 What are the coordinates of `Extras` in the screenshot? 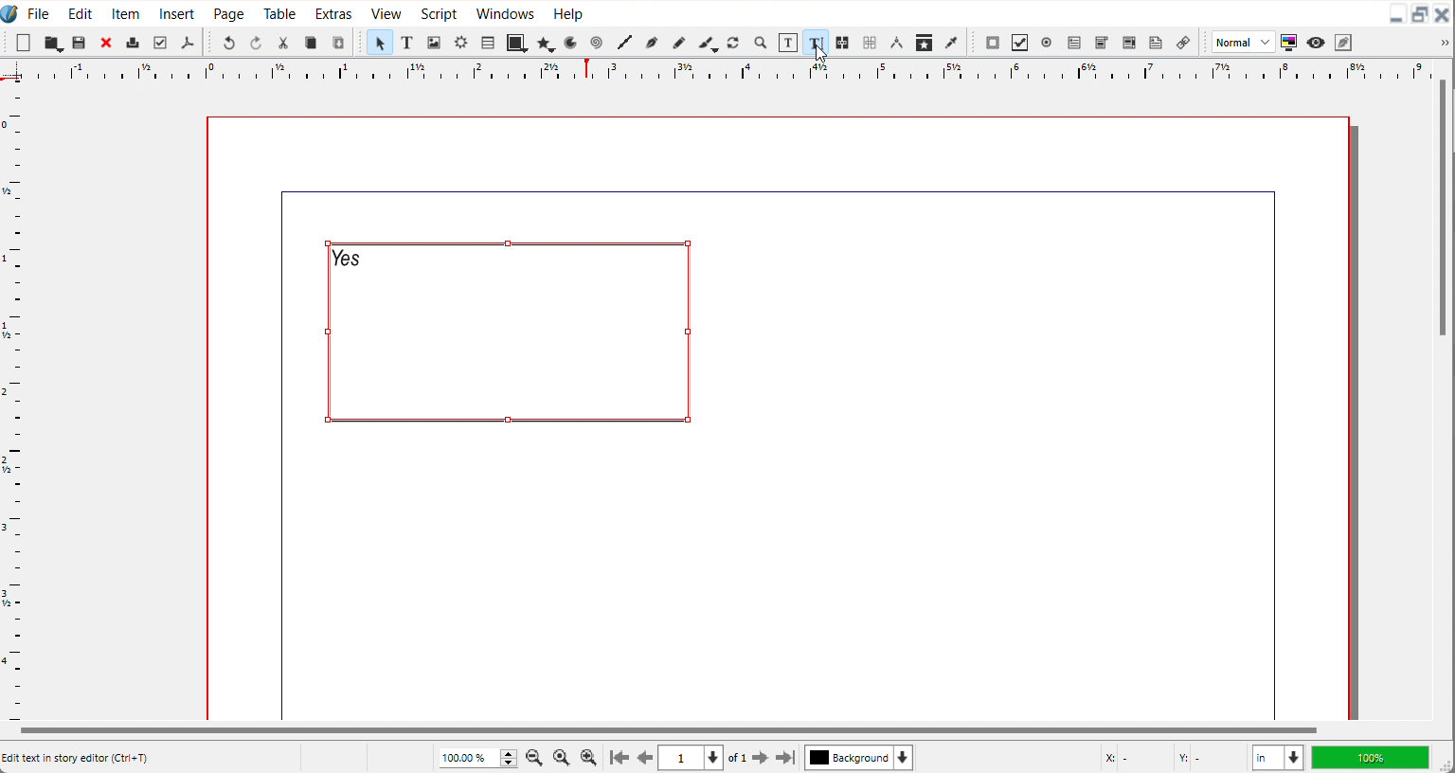 It's located at (333, 11).